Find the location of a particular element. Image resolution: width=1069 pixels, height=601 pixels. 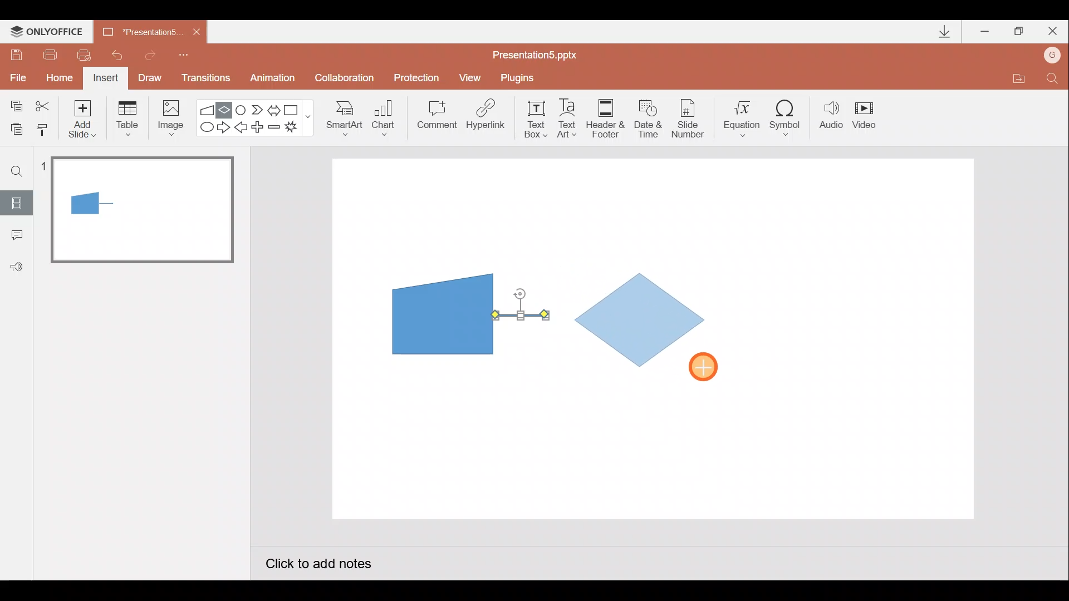

Home is located at coordinates (56, 75).